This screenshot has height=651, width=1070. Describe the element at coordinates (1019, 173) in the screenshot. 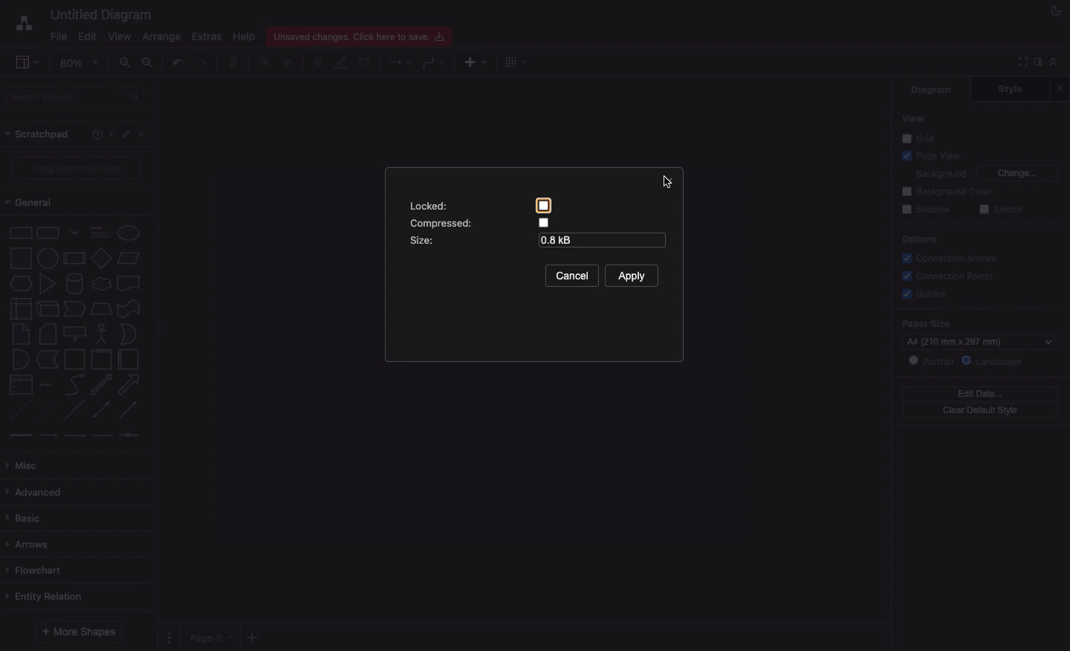

I see `Change` at that location.